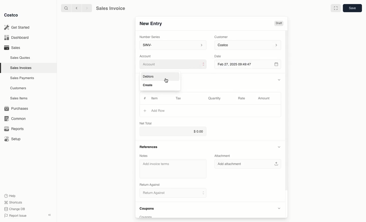 This screenshot has height=222, width=366. Describe the element at coordinates (173, 65) in the screenshot. I see `Account` at that location.